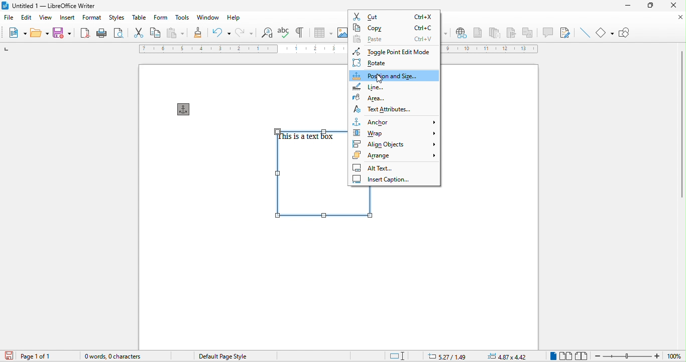  Describe the element at coordinates (139, 19) in the screenshot. I see `table` at that location.